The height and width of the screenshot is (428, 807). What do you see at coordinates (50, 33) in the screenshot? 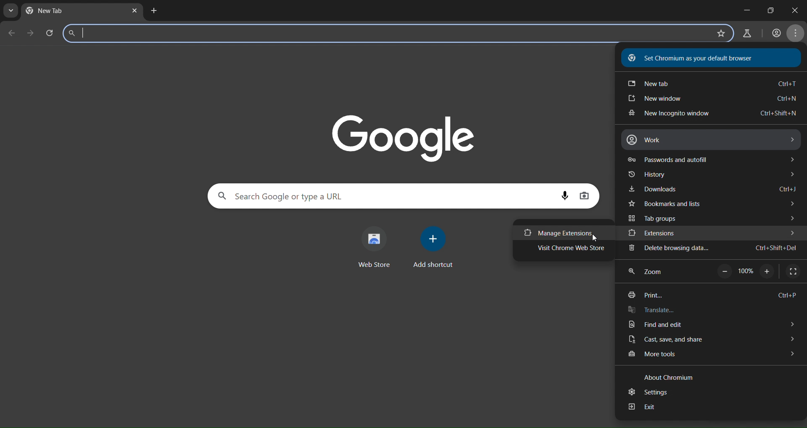
I see `reload page` at bounding box center [50, 33].